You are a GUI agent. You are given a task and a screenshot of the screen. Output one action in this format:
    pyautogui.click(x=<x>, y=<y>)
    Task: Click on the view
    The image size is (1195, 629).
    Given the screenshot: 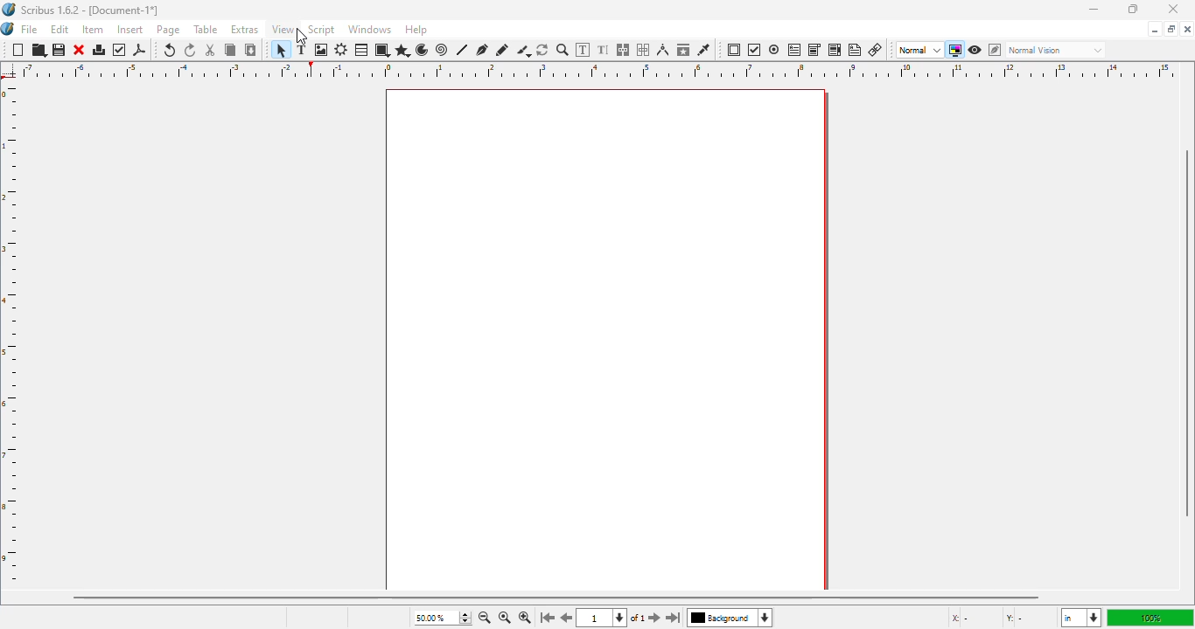 What is the action you would take?
    pyautogui.click(x=283, y=29)
    